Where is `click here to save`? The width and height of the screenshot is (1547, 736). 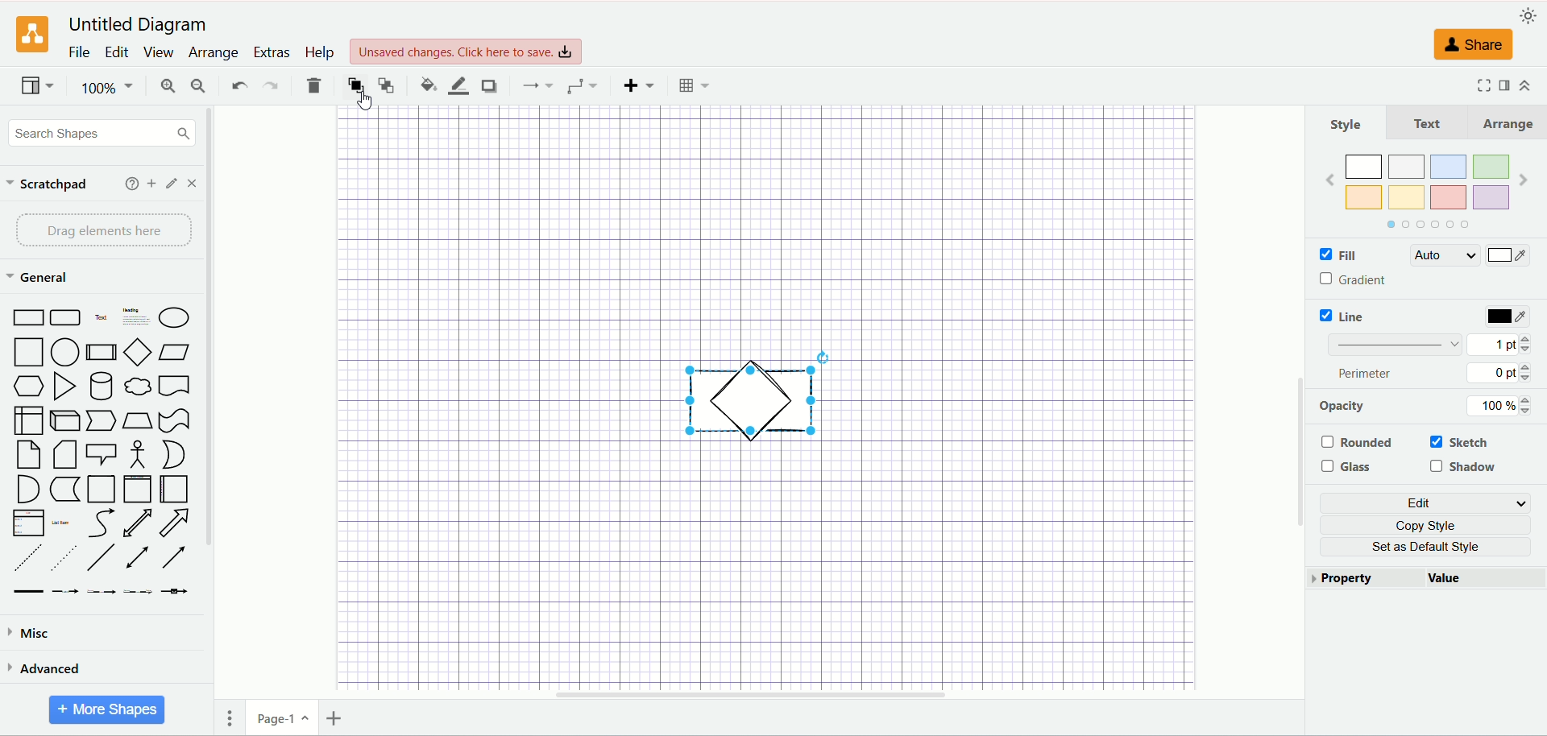
click here to save is located at coordinates (464, 52).